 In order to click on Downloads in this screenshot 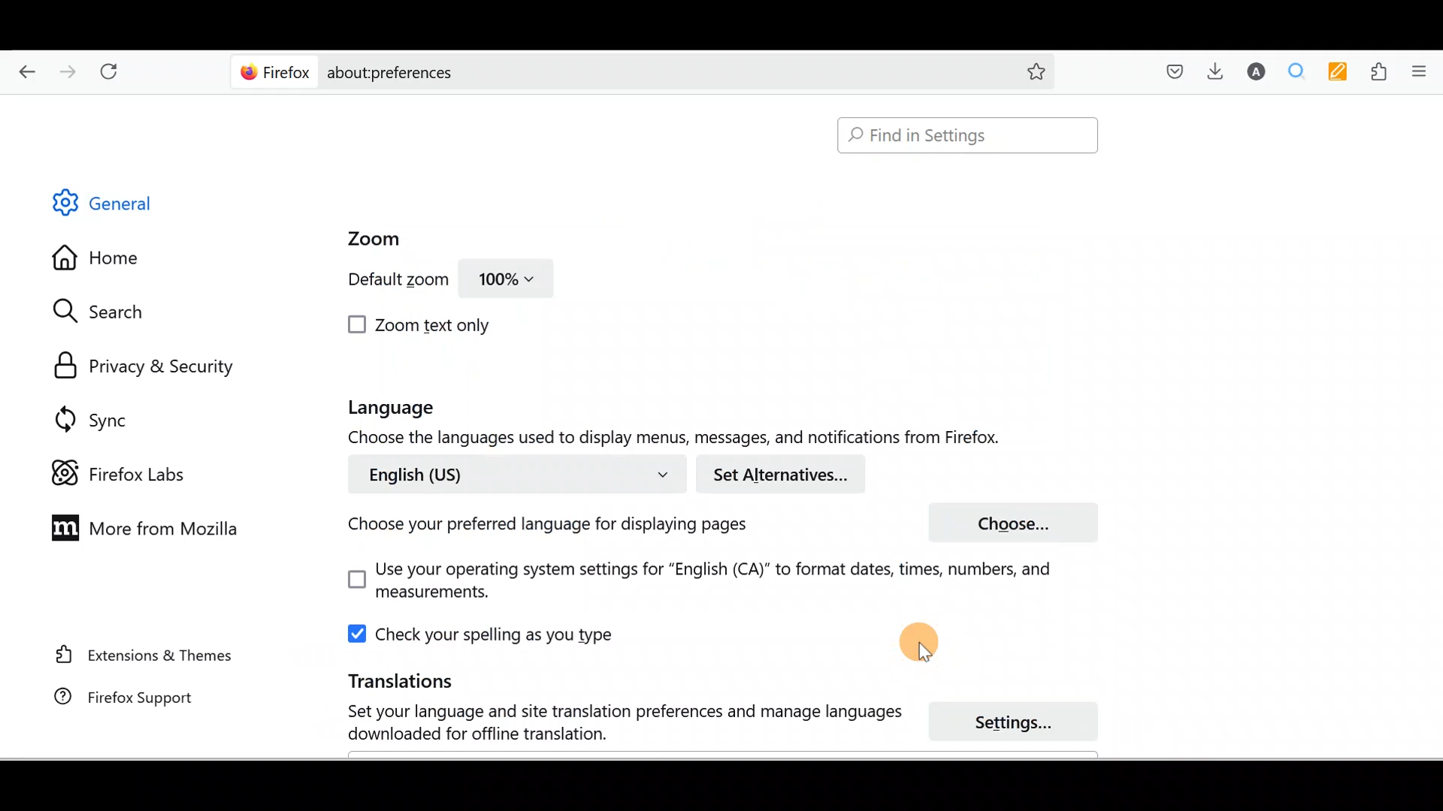, I will do `click(1212, 71)`.